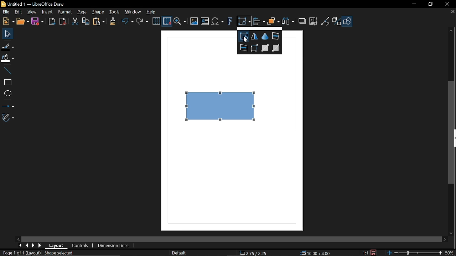 The width and height of the screenshot is (456, 256). What do you see at coordinates (98, 22) in the screenshot?
I see `Paste` at bounding box center [98, 22].